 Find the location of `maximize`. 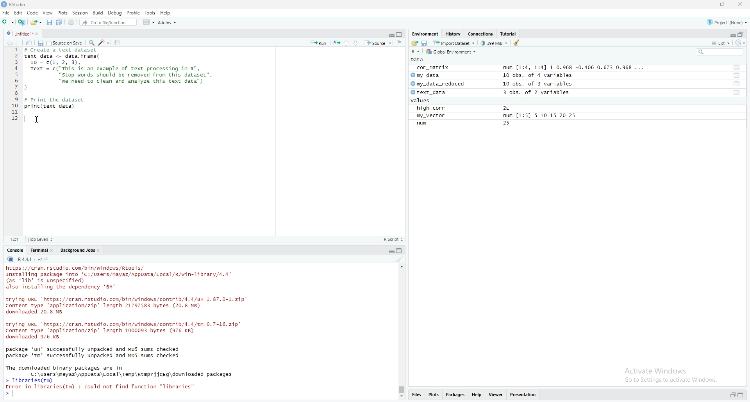

maximize is located at coordinates (721, 4).